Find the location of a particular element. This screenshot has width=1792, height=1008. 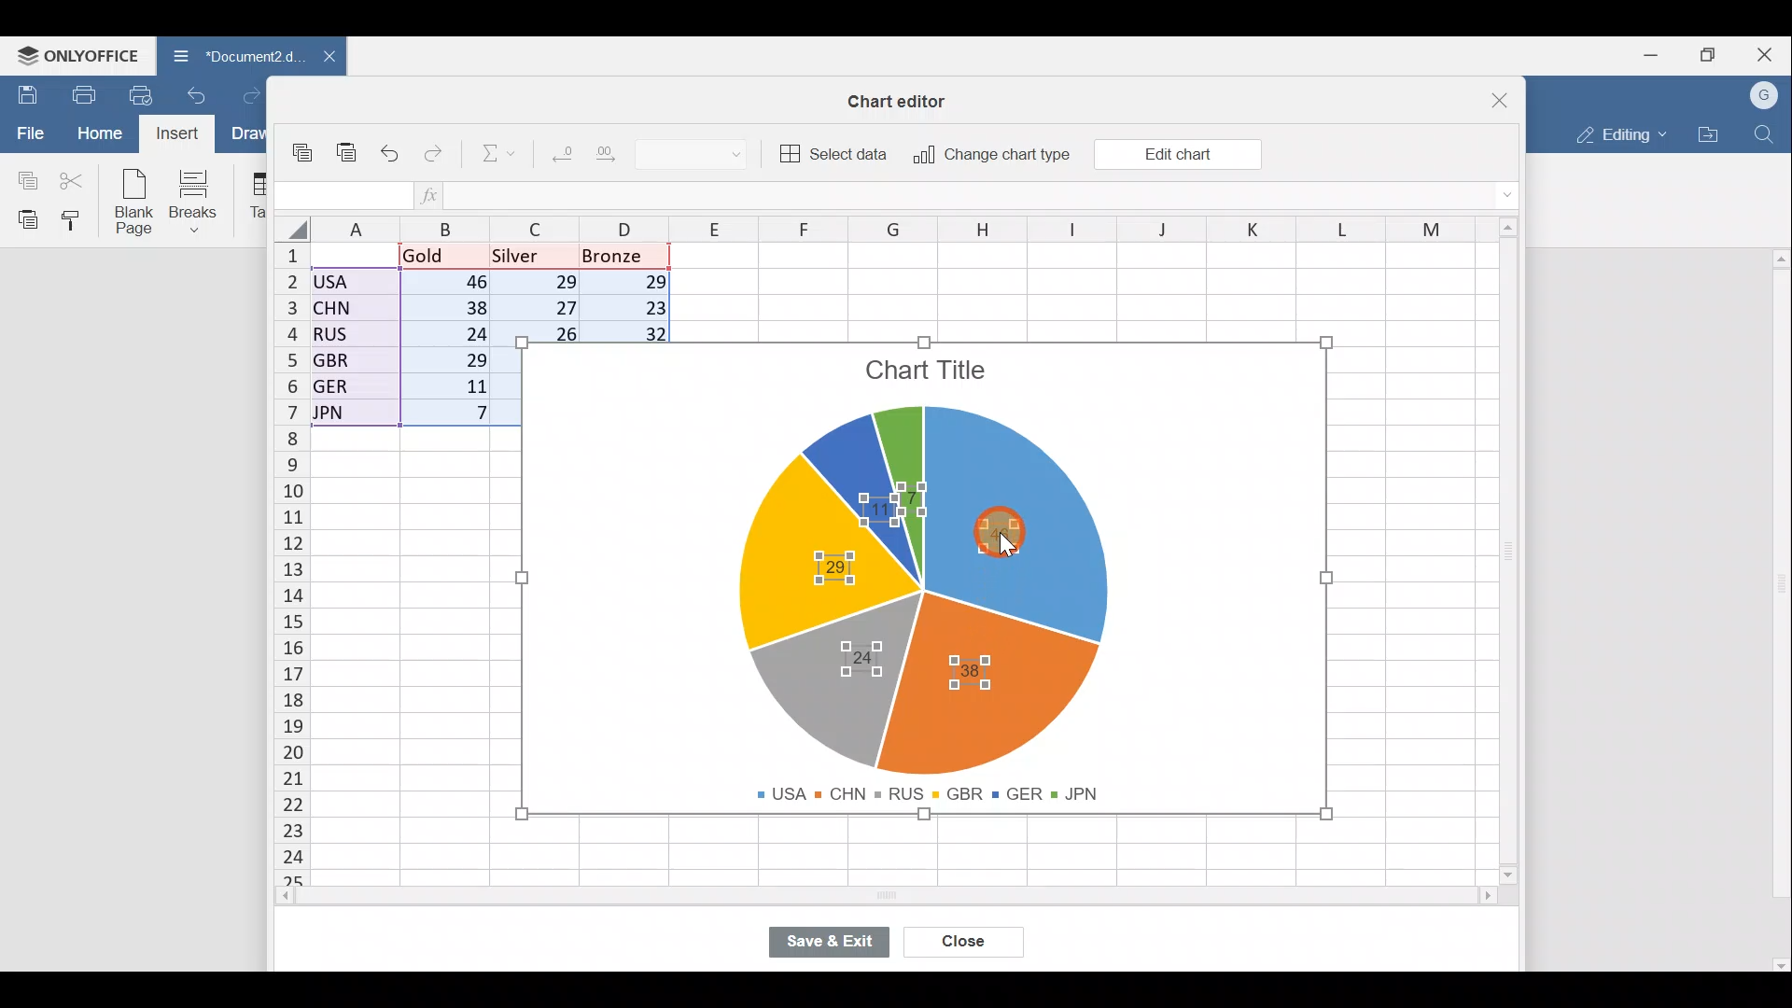

Editing mode is located at coordinates (1619, 131).